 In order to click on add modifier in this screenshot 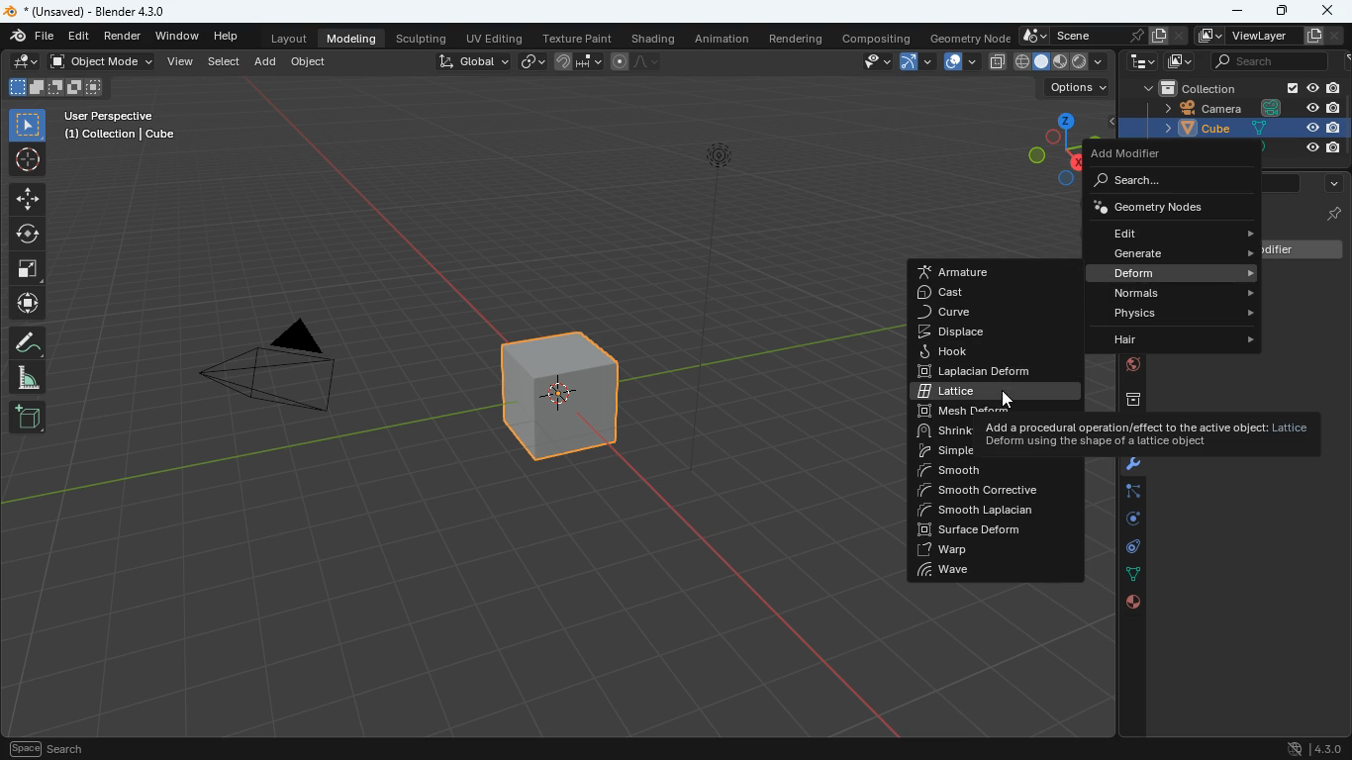, I will do `click(1157, 153)`.